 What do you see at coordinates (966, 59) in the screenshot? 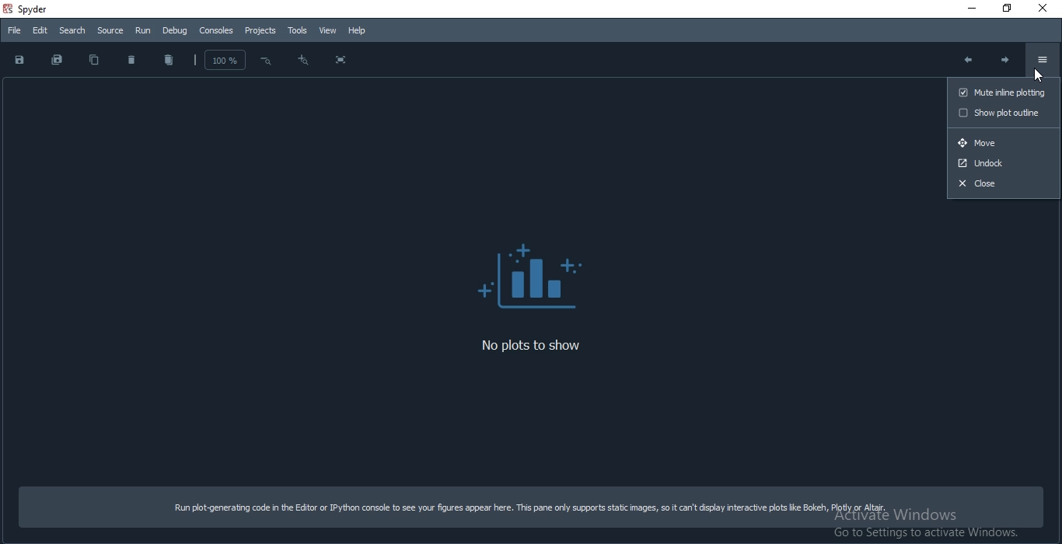
I see `Previous plot` at bounding box center [966, 59].